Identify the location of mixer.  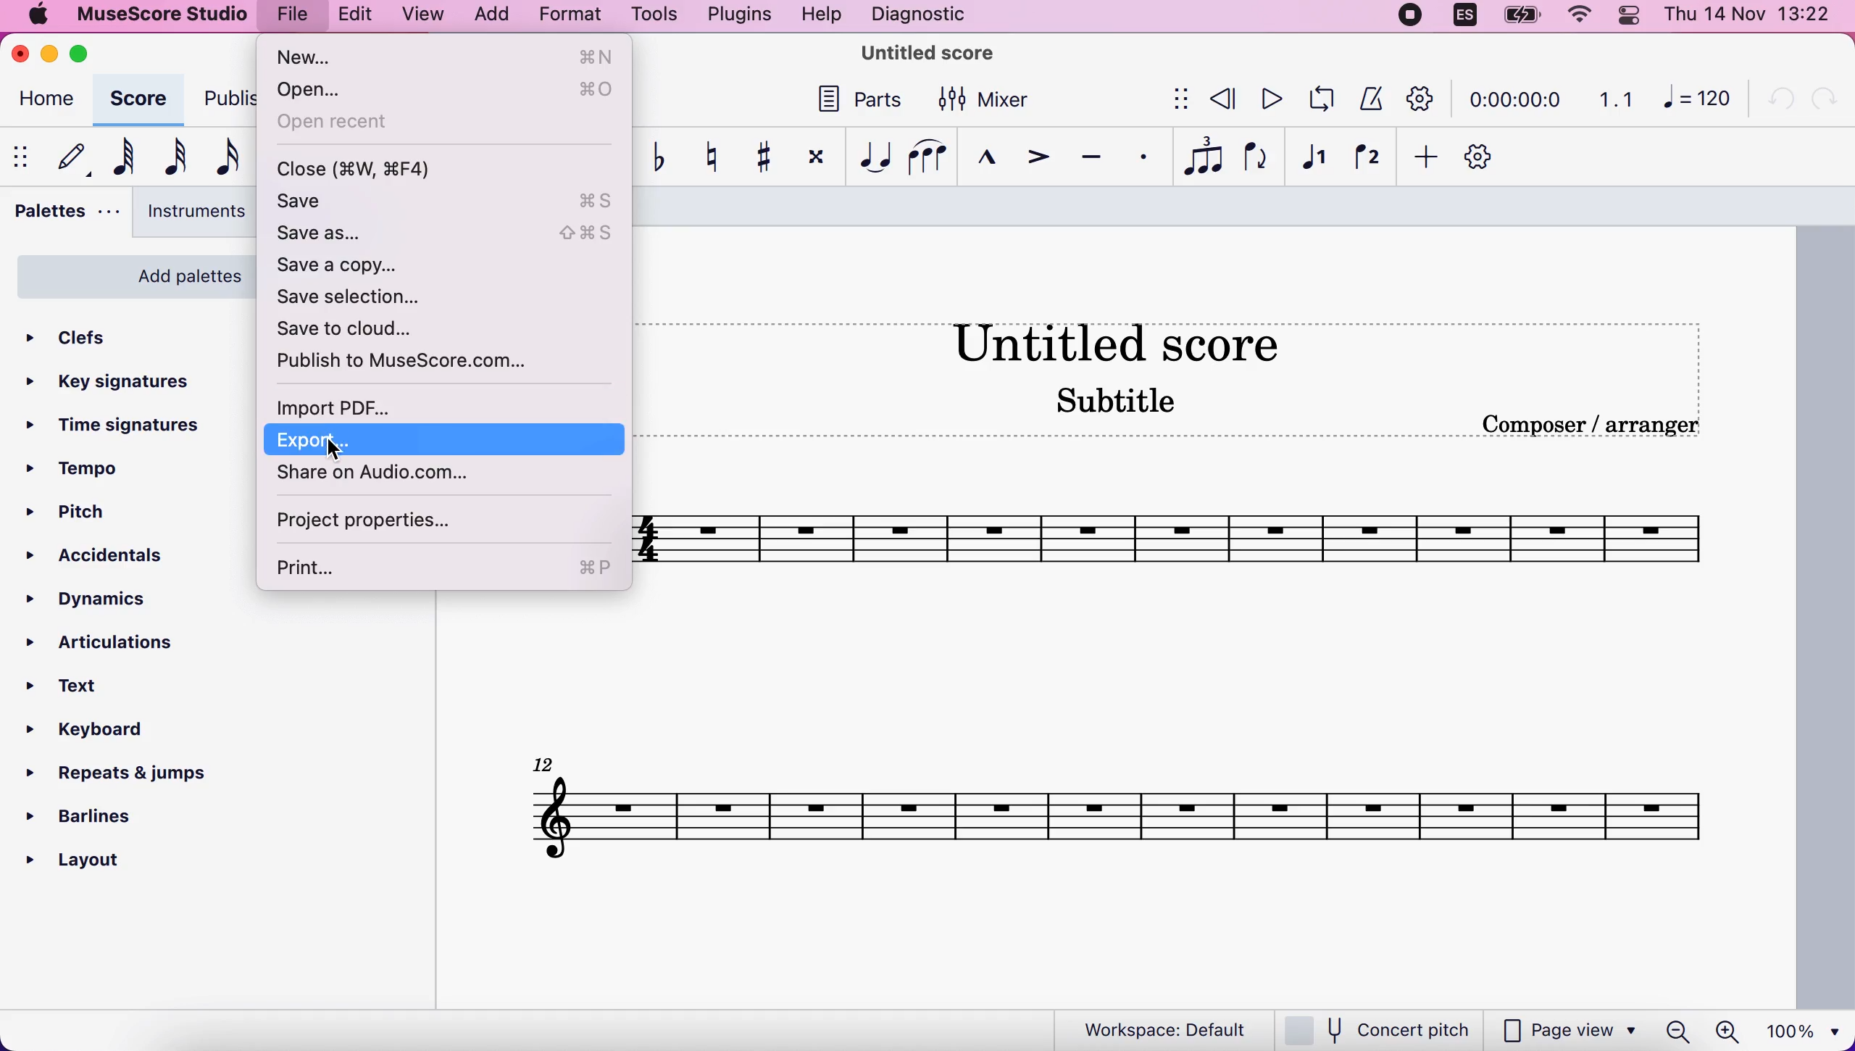
(991, 98).